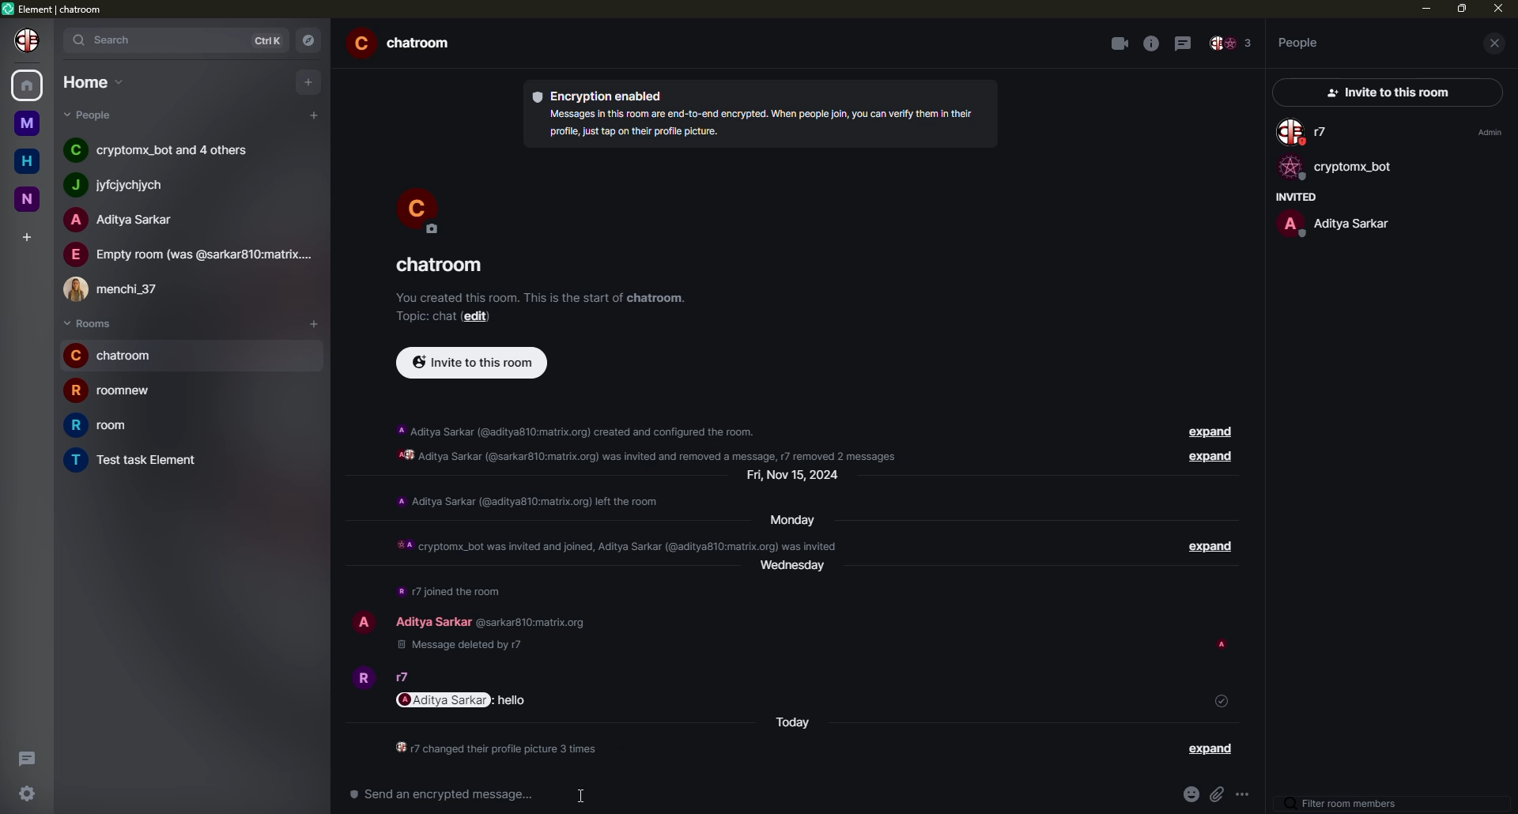  I want to click on seen, so click(1225, 646).